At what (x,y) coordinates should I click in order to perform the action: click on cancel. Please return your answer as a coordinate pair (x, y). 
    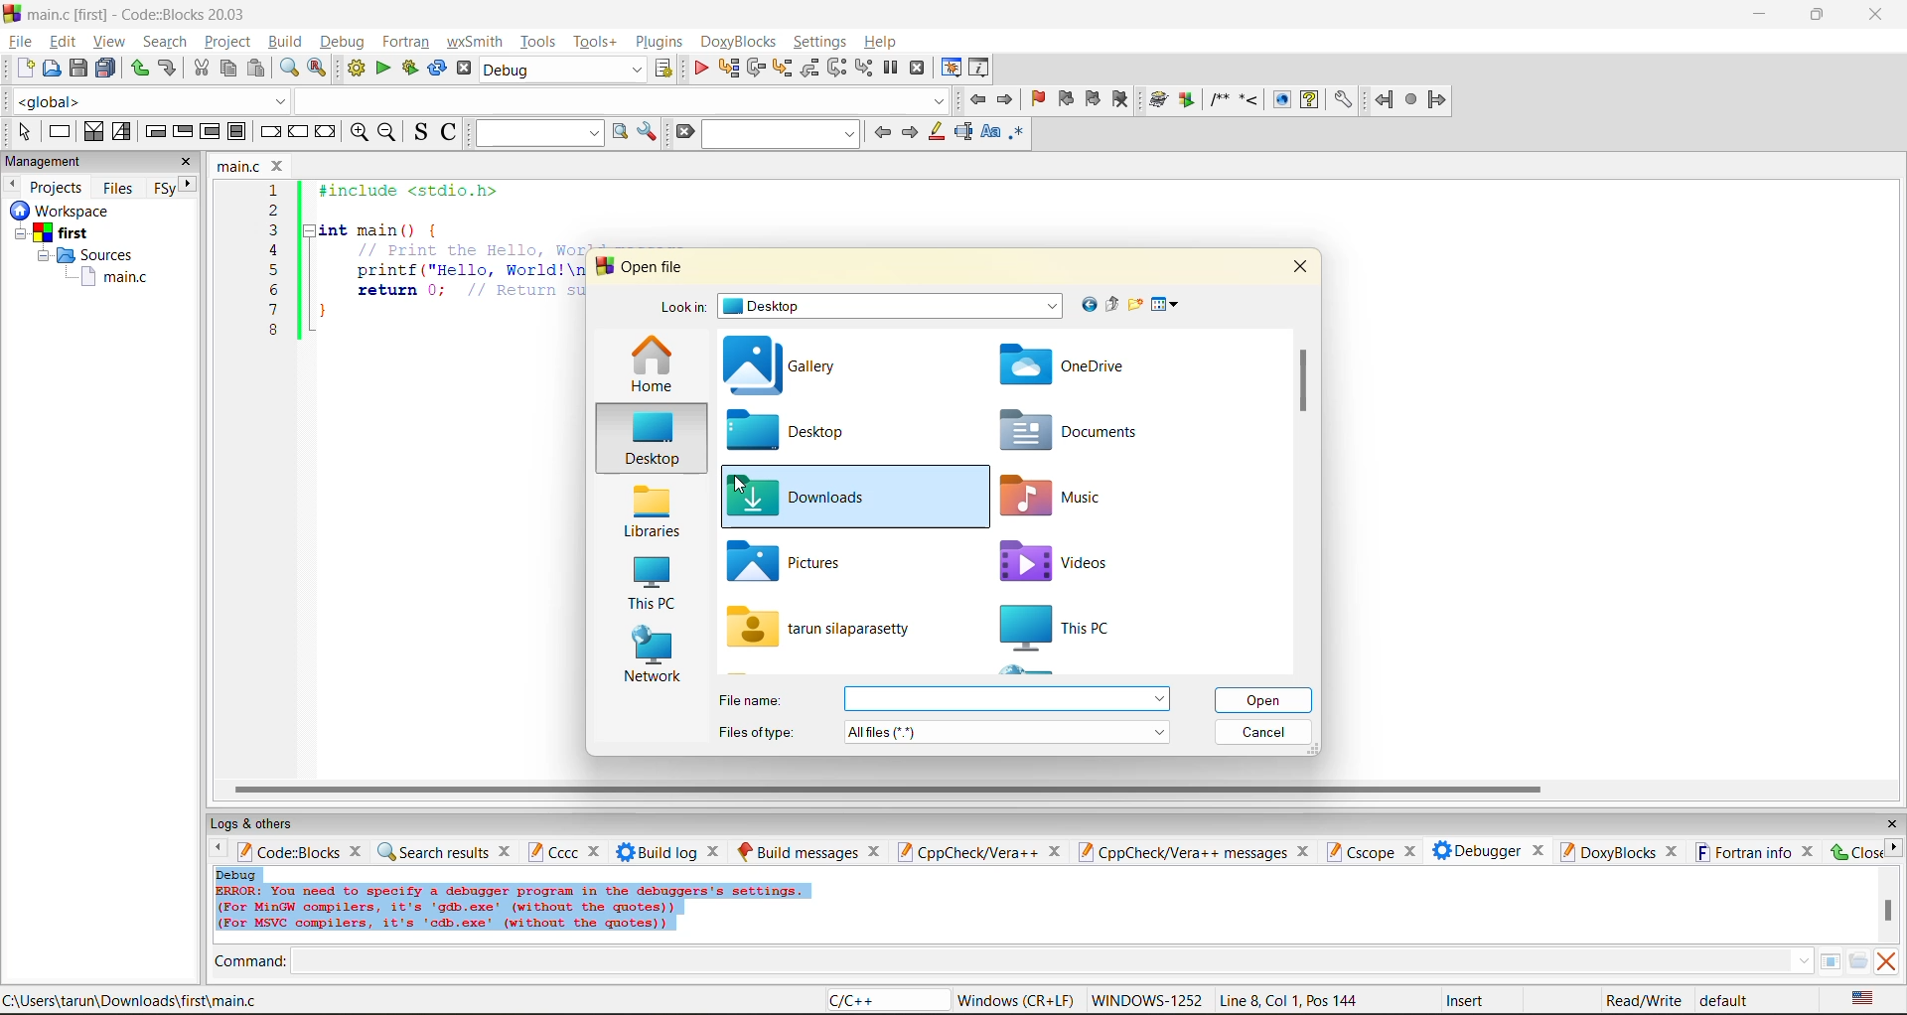
    Looking at the image, I should click on (1265, 732).